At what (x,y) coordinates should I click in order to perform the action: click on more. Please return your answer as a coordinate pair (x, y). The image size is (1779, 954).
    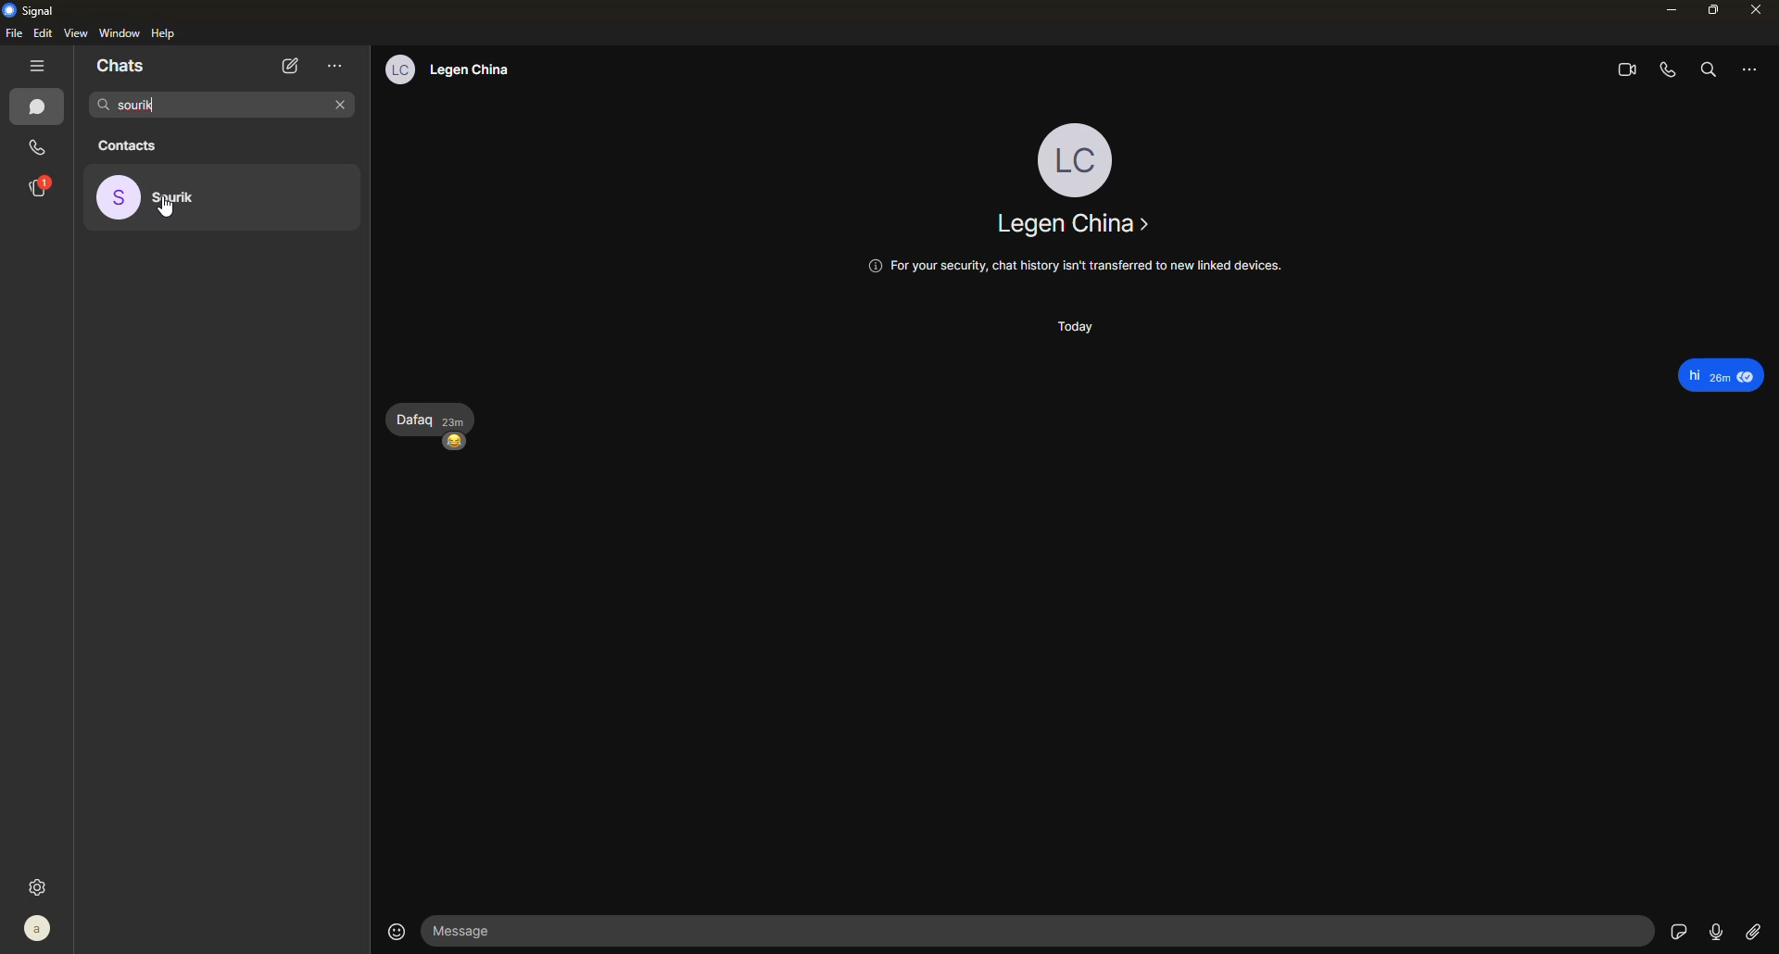
    Looking at the image, I should click on (336, 67).